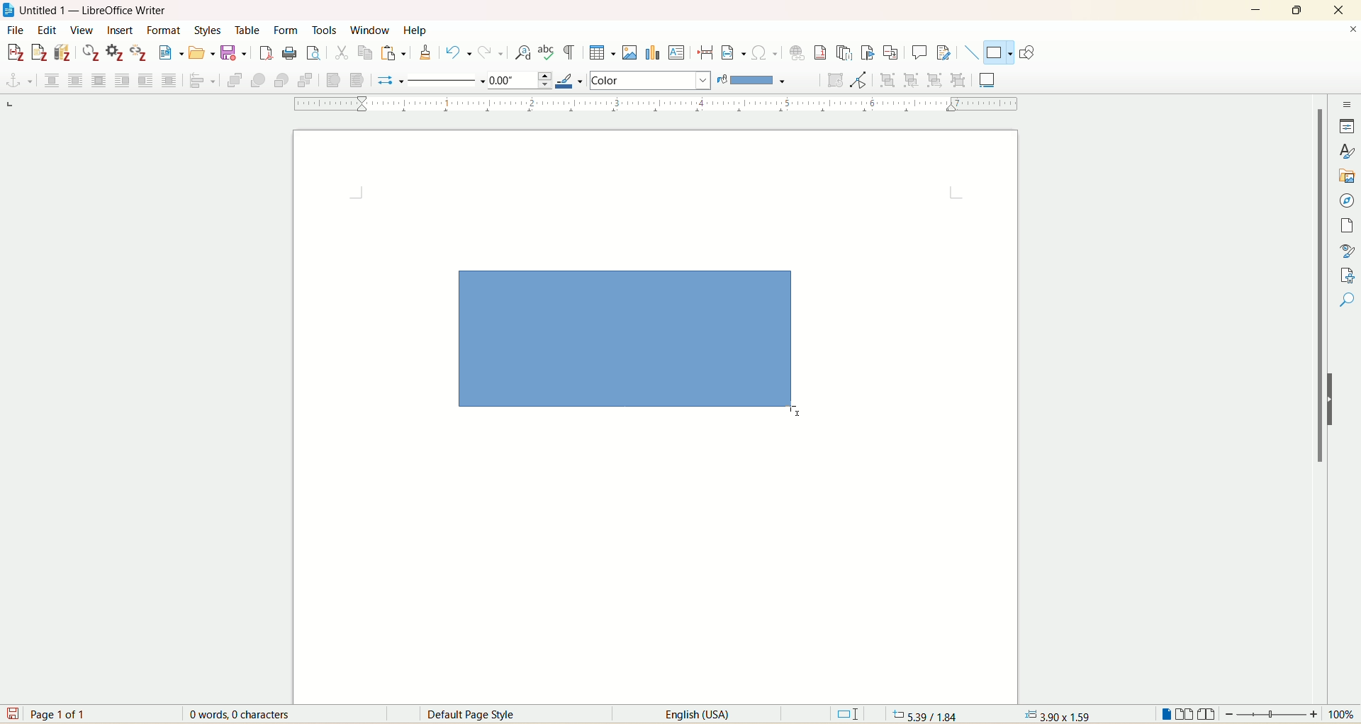  I want to click on close, so click(1337, 11).